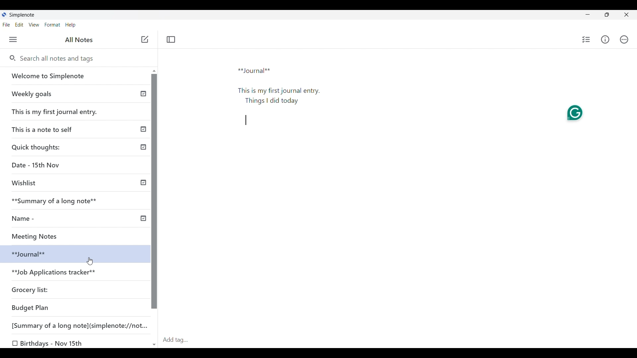  Describe the element at coordinates (7, 25) in the screenshot. I see `File menu` at that location.